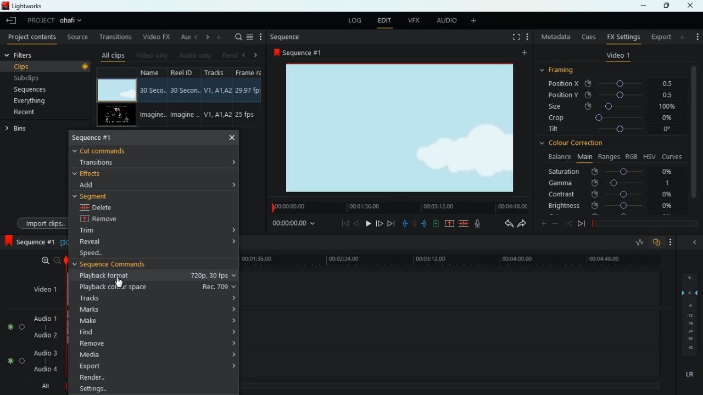  Describe the element at coordinates (632, 156) in the screenshot. I see `rgb` at that location.